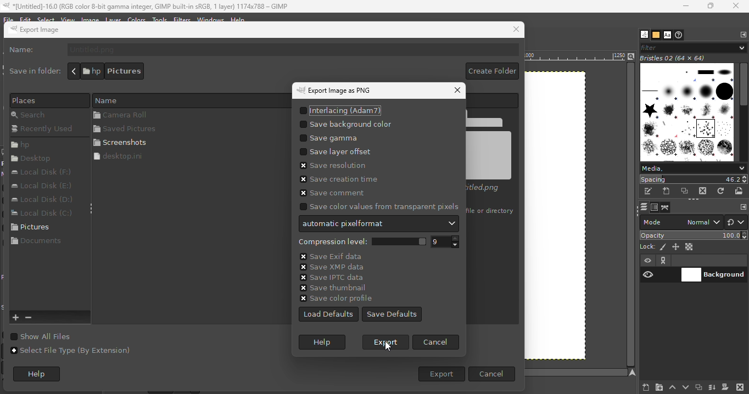 This screenshot has width=749, height=394. What do you see at coordinates (740, 386) in the screenshot?
I see `Delete this layer` at bounding box center [740, 386].